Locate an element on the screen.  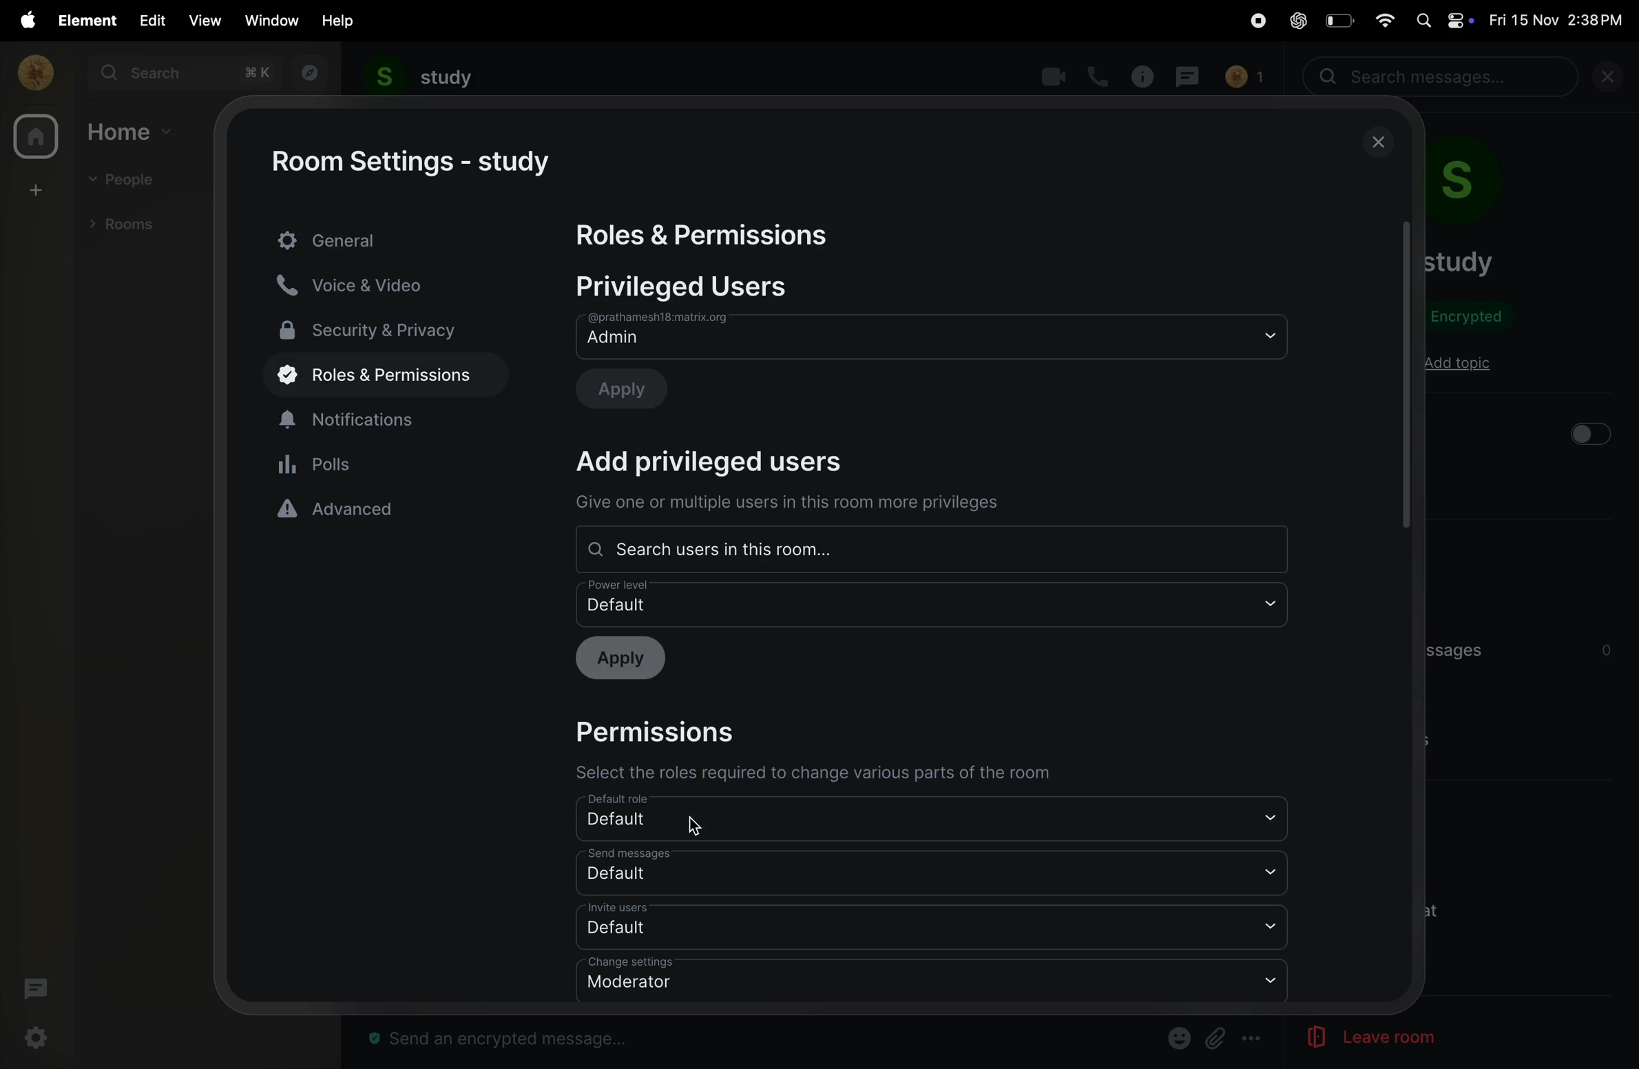
notifications is located at coordinates (388, 417).